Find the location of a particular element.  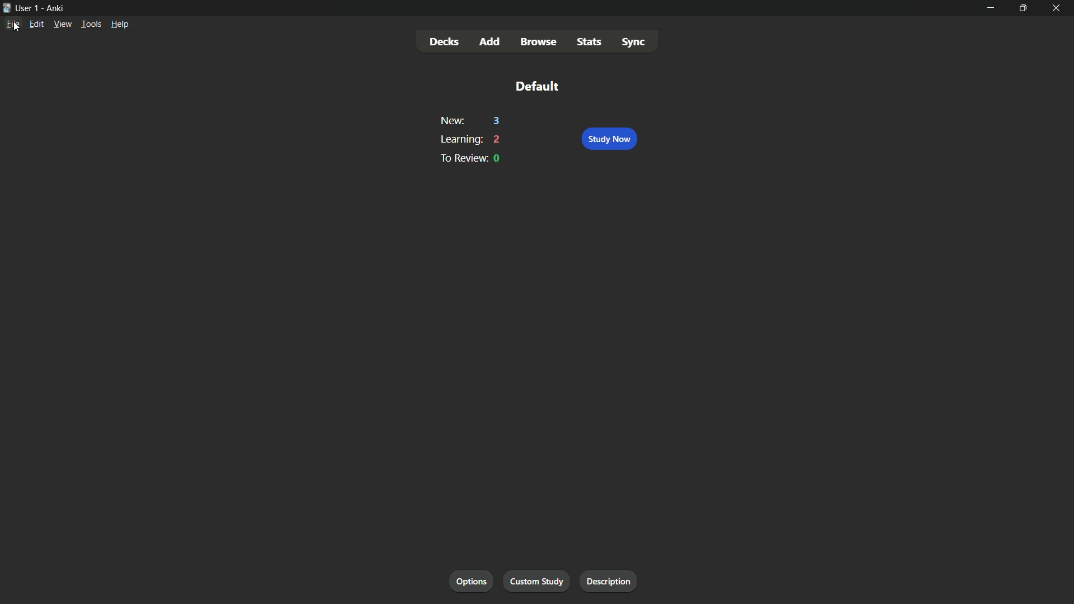

add is located at coordinates (491, 43).